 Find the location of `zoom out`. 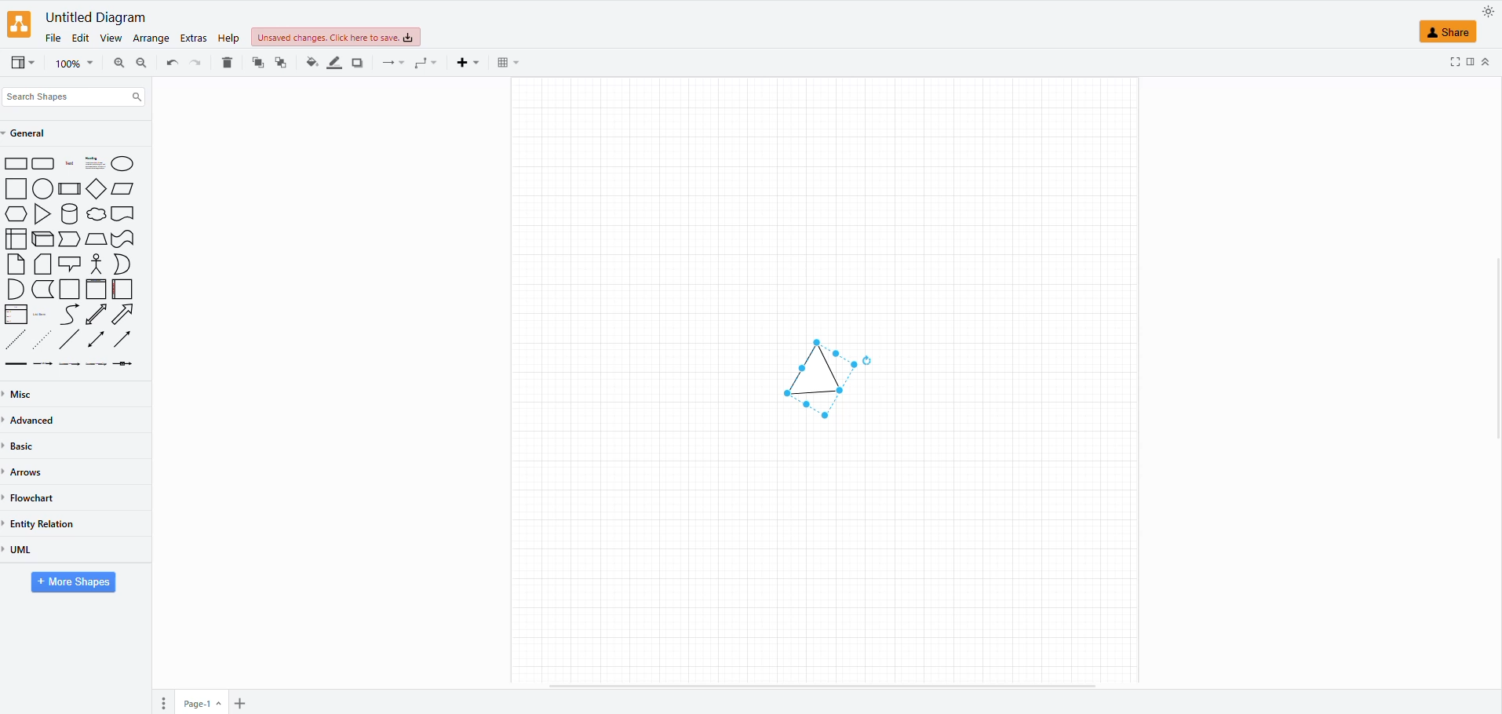

zoom out is located at coordinates (117, 60).